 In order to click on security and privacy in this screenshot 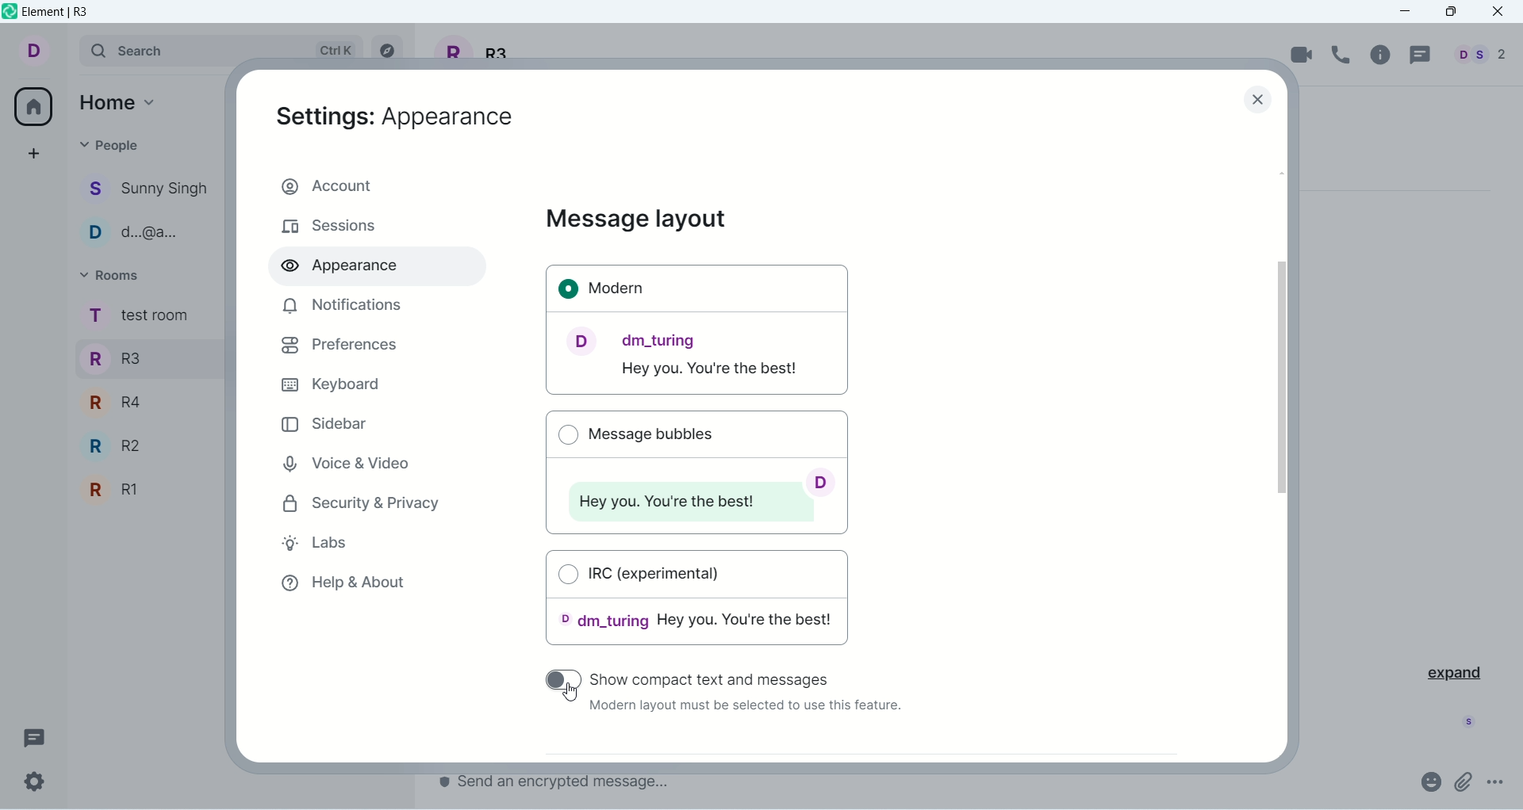, I will do `click(363, 505)`.